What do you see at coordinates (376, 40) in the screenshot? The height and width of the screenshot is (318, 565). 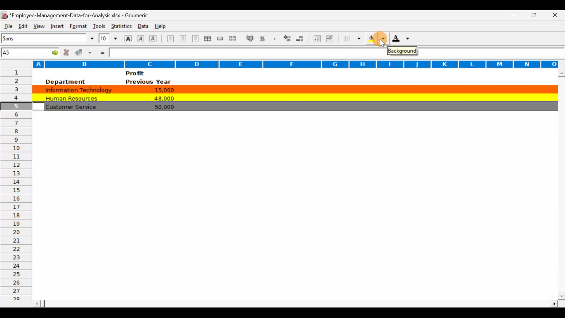 I see `Background` at bounding box center [376, 40].